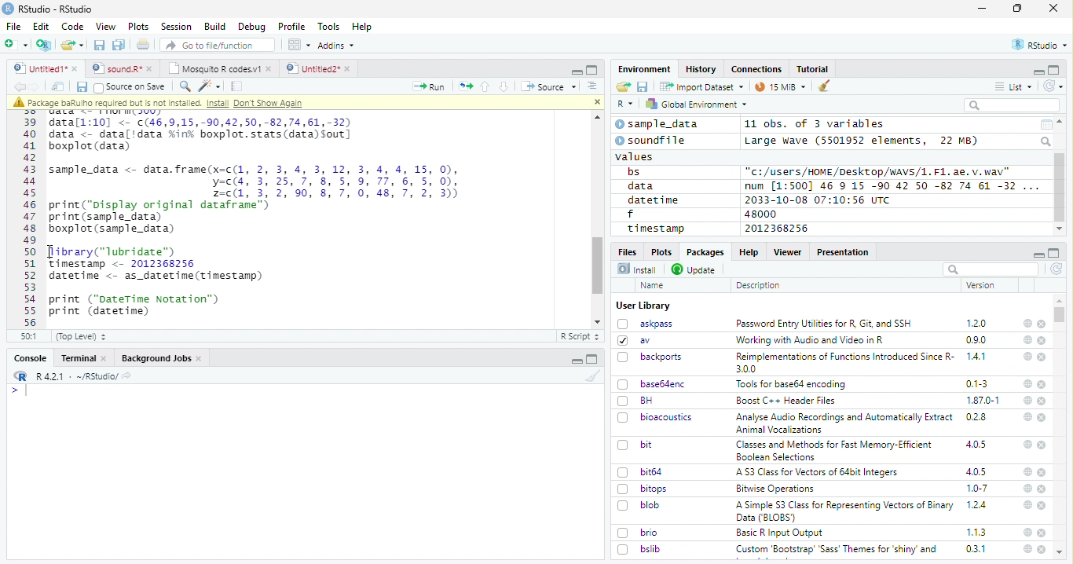 The image size is (1073, 564). Describe the element at coordinates (1043, 401) in the screenshot. I see `close` at that location.